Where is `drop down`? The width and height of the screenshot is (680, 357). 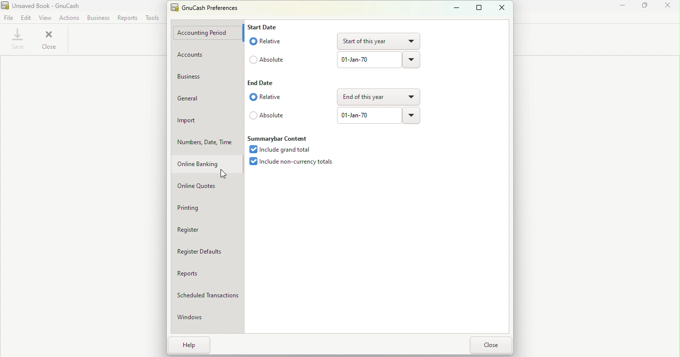 drop down is located at coordinates (410, 61).